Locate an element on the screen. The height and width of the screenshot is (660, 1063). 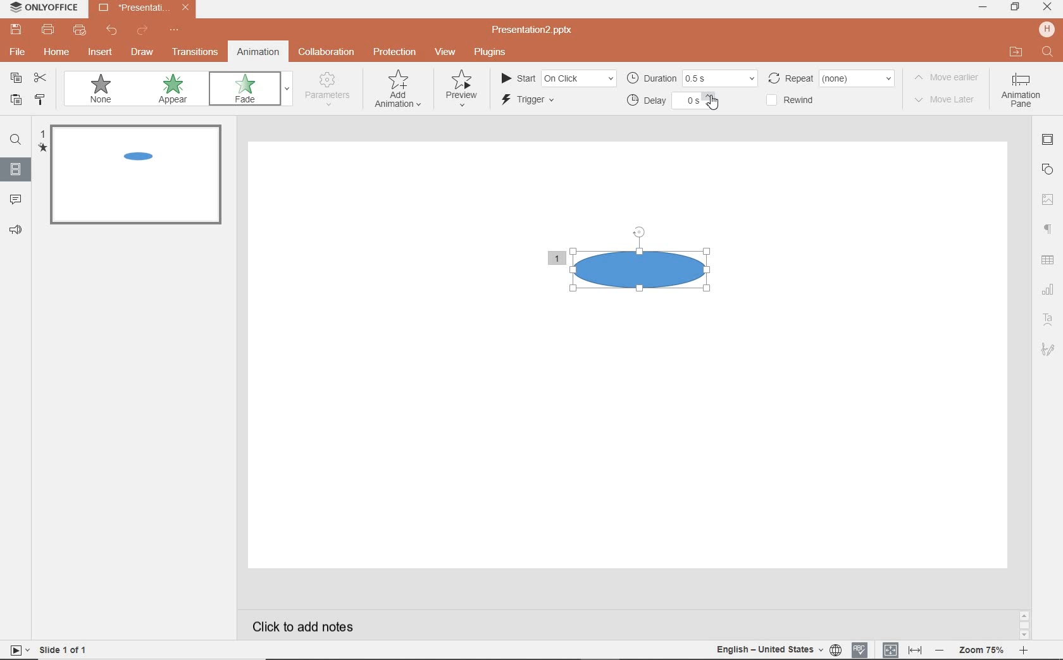
none is located at coordinates (102, 89).